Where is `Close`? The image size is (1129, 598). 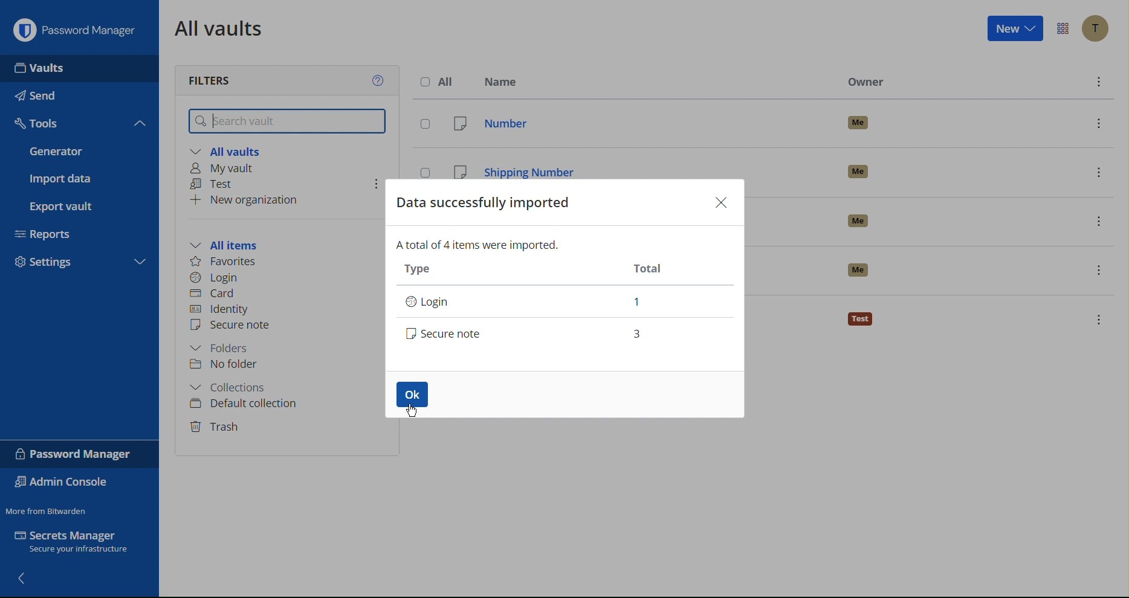
Close is located at coordinates (725, 204).